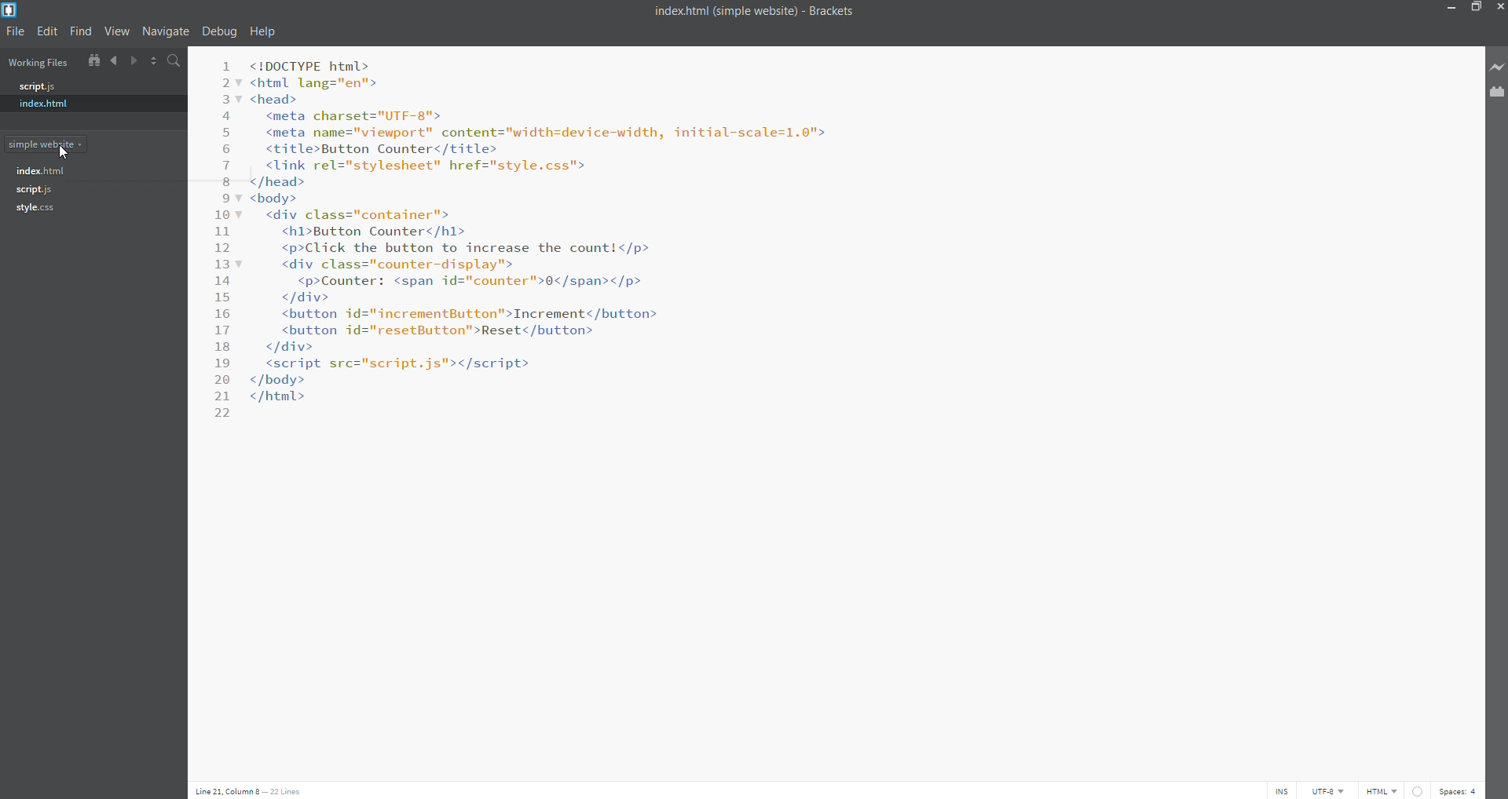 The width and height of the screenshot is (1508, 799). What do you see at coordinates (55, 145) in the screenshot?
I see `simple website` at bounding box center [55, 145].